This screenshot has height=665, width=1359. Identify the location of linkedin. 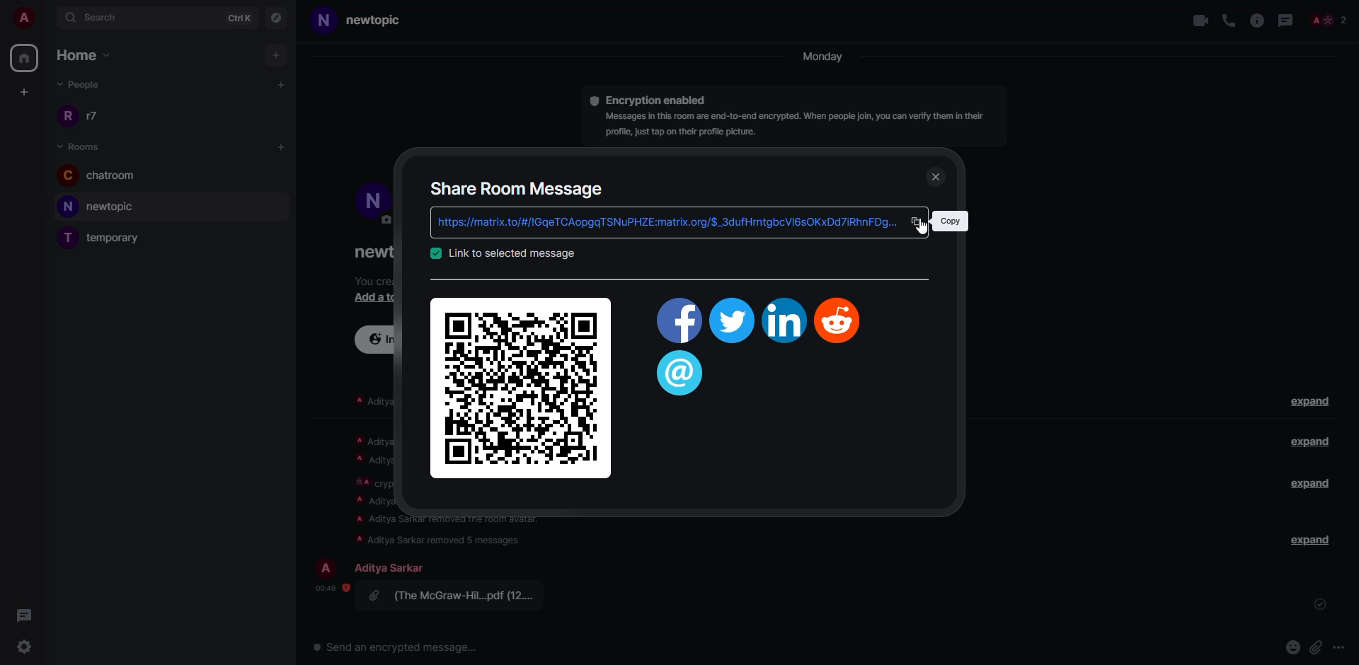
(782, 321).